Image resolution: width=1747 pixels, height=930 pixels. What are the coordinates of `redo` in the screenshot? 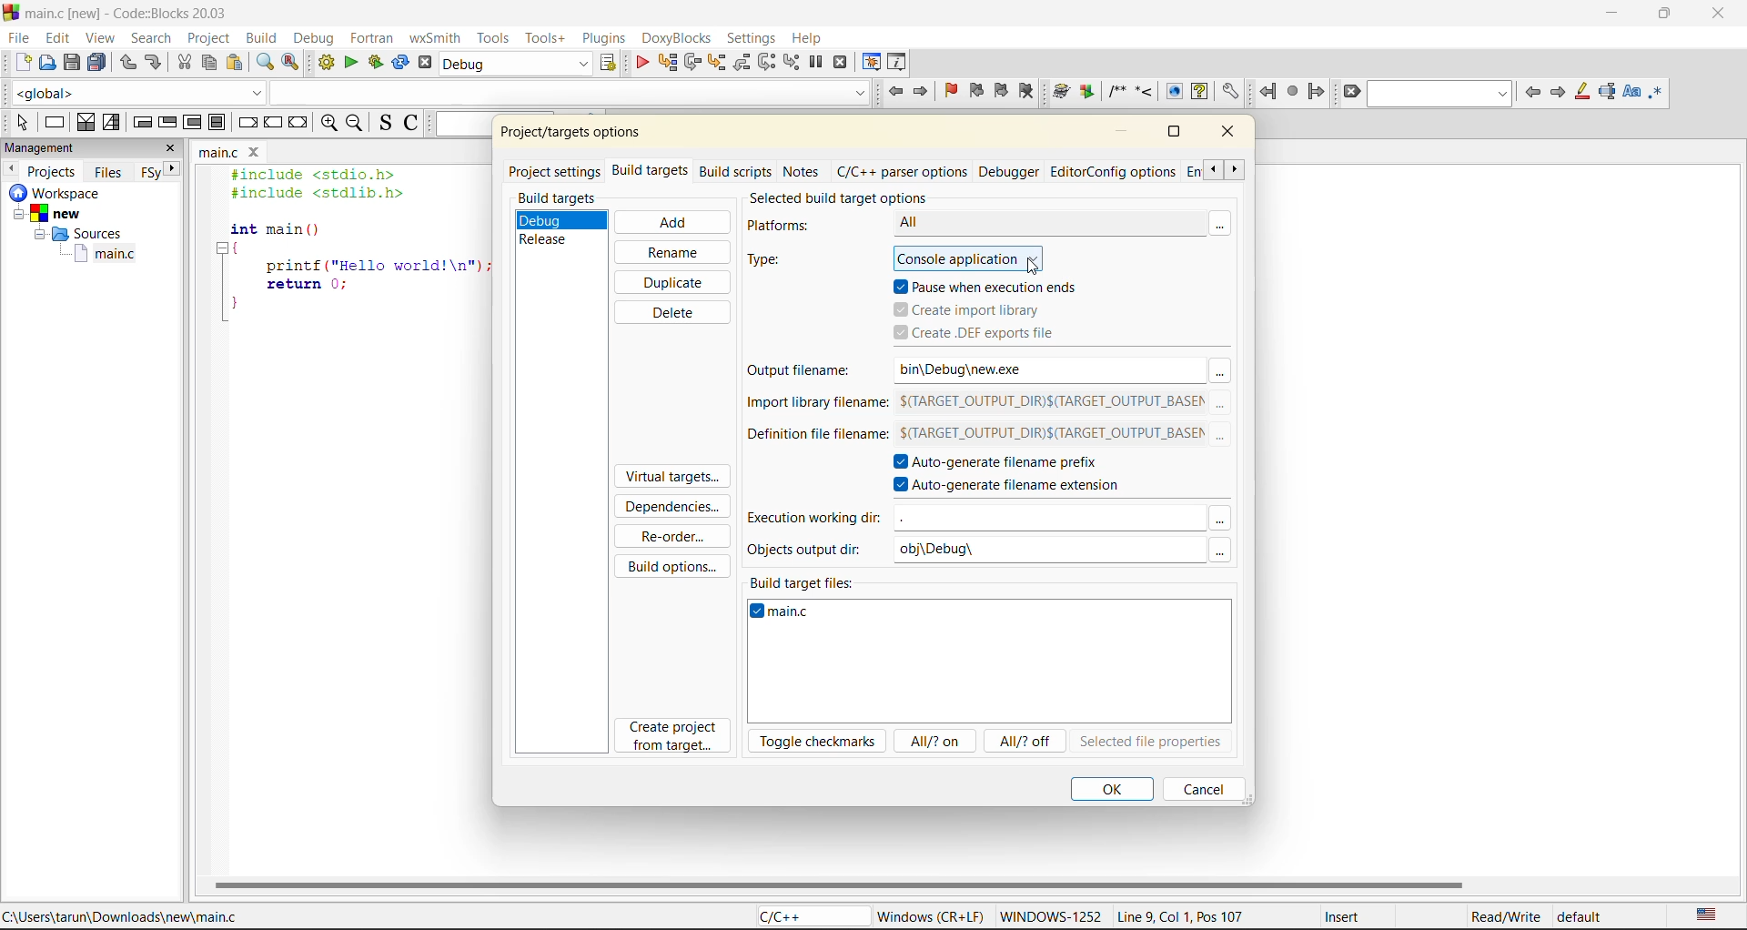 It's located at (157, 64).